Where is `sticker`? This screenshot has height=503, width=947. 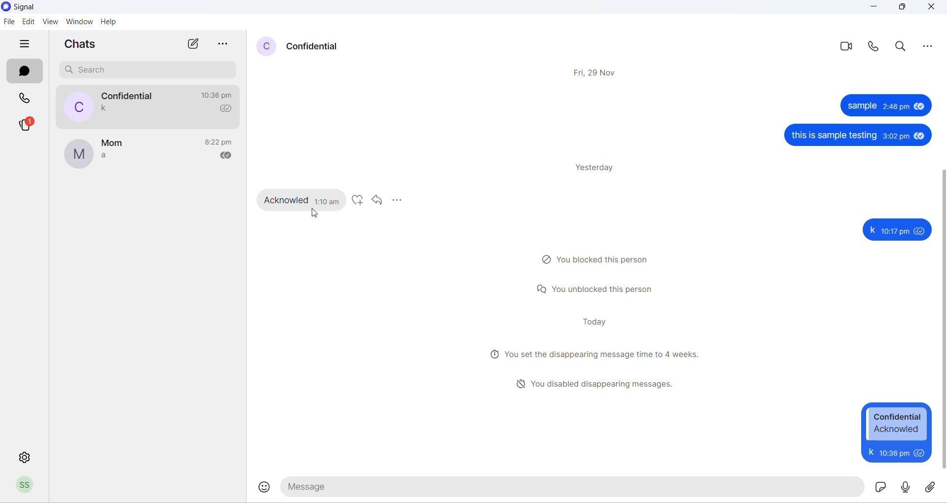 sticker is located at coordinates (880, 487).